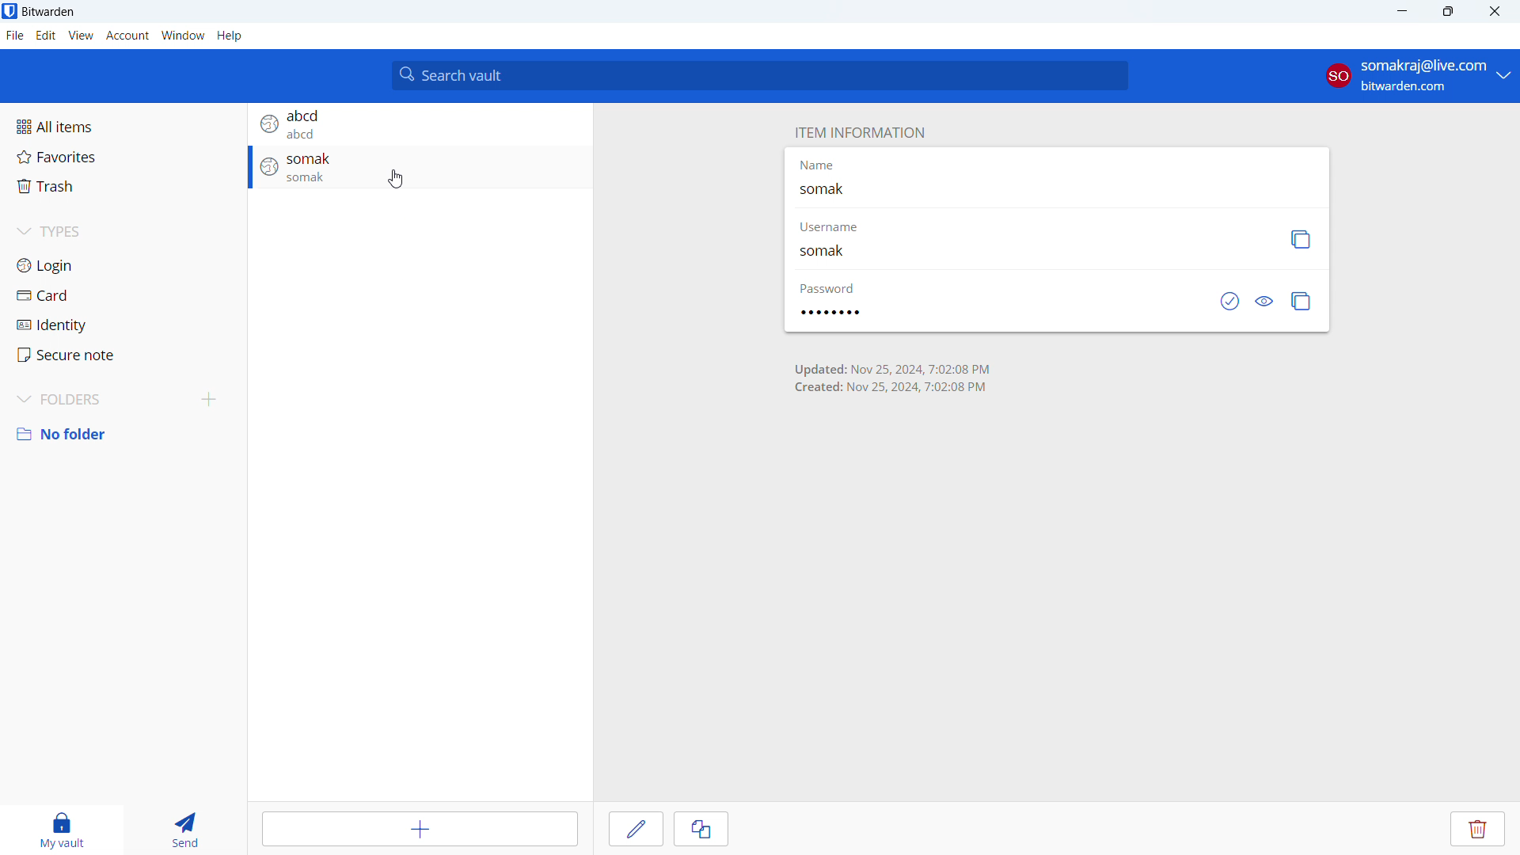  Describe the element at coordinates (123, 156) in the screenshot. I see `favorites` at that location.